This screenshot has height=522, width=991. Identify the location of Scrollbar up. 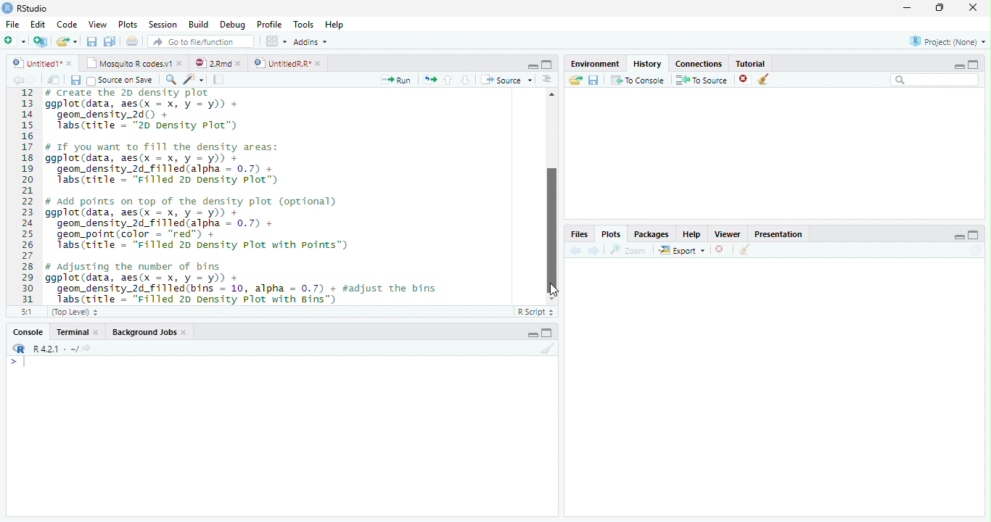
(550, 94).